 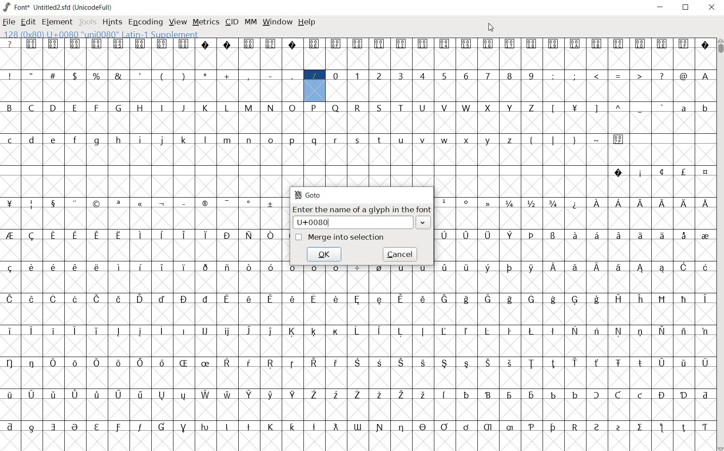 What do you see at coordinates (532, 235) in the screenshot?
I see `glyph` at bounding box center [532, 235].